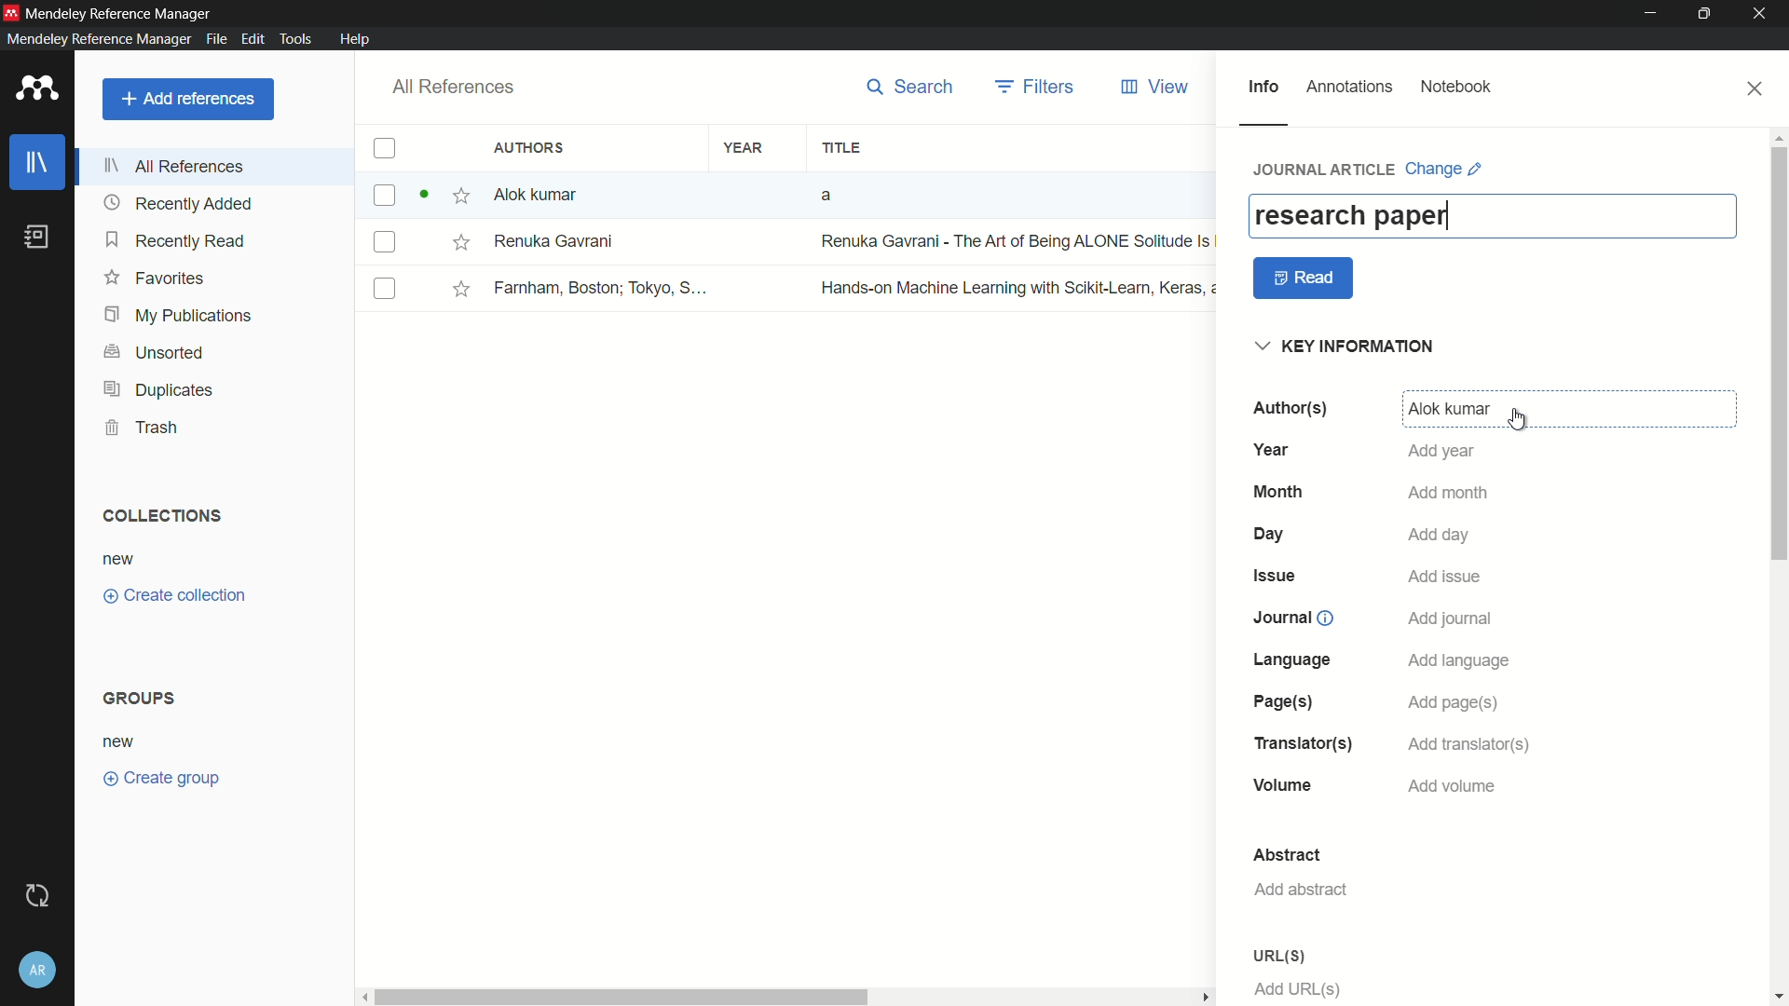  What do you see at coordinates (1287, 855) in the screenshot?
I see `abstract` at bounding box center [1287, 855].